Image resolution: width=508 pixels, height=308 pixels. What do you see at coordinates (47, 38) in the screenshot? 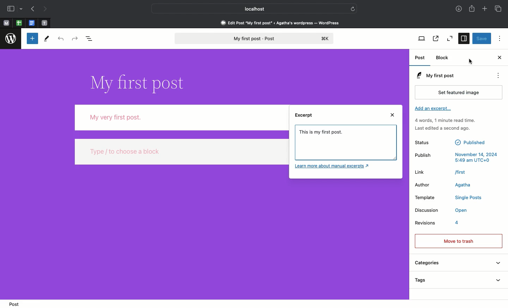
I see `Tools` at bounding box center [47, 38].